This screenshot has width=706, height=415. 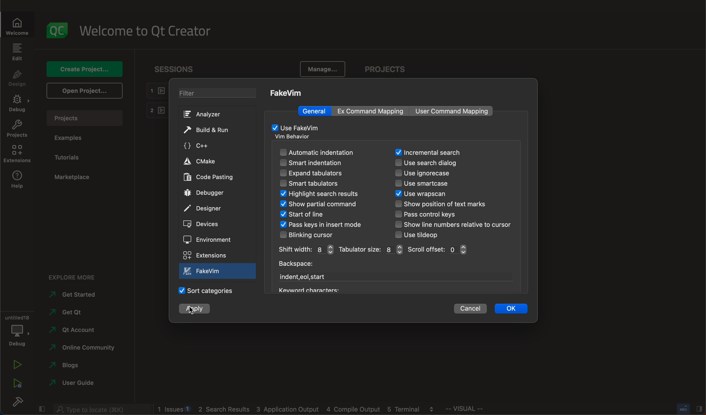 What do you see at coordinates (310, 183) in the screenshot?
I see `smart tabulators` at bounding box center [310, 183].